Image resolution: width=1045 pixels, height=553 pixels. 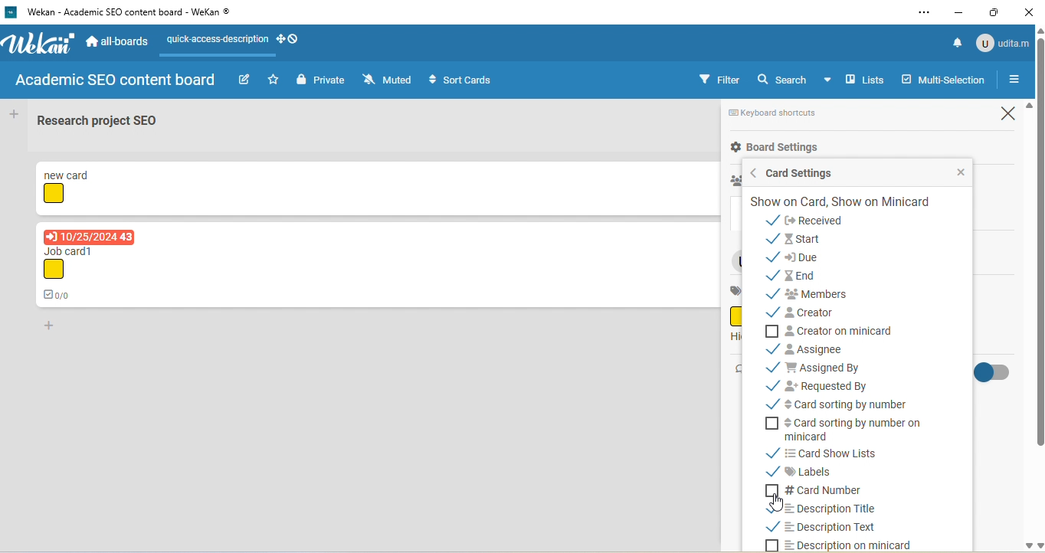 What do you see at coordinates (719, 79) in the screenshot?
I see `filter` at bounding box center [719, 79].